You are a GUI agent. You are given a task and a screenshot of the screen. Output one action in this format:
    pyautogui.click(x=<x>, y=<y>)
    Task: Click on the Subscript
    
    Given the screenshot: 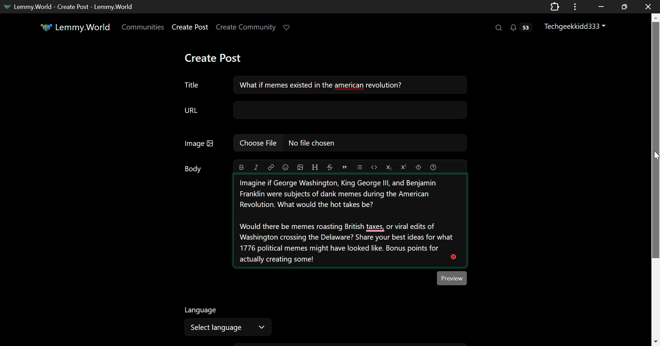 What is the action you would take?
    pyautogui.click(x=389, y=167)
    